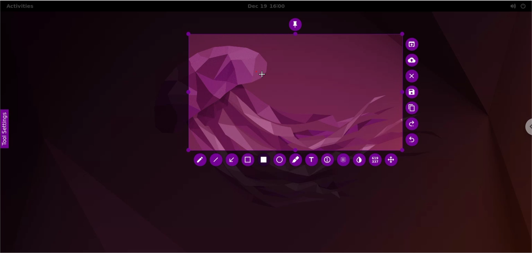 The image size is (532, 253). I want to click on chrome options, so click(523, 130).